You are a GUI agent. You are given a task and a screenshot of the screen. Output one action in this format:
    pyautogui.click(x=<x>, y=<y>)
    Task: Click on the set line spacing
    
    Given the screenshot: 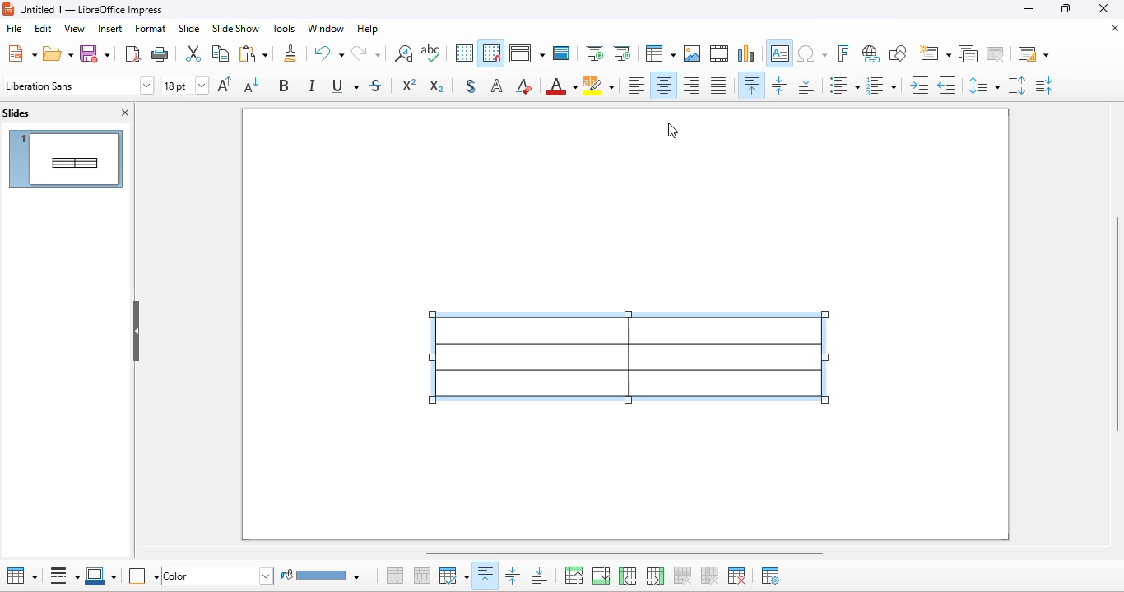 What is the action you would take?
    pyautogui.click(x=983, y=85)
    